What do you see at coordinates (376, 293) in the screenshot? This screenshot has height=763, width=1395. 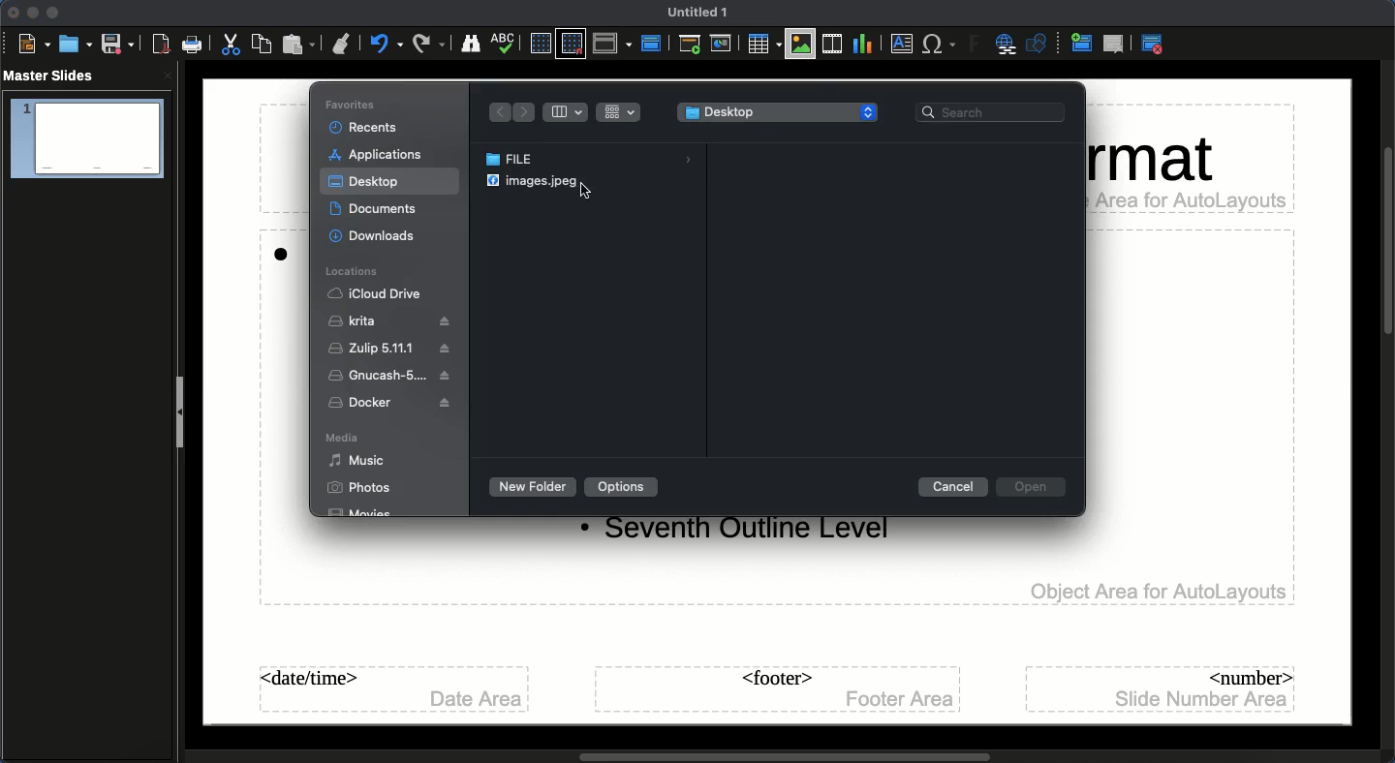 I see `iCloud Drive` at bounding box center [376, 293].